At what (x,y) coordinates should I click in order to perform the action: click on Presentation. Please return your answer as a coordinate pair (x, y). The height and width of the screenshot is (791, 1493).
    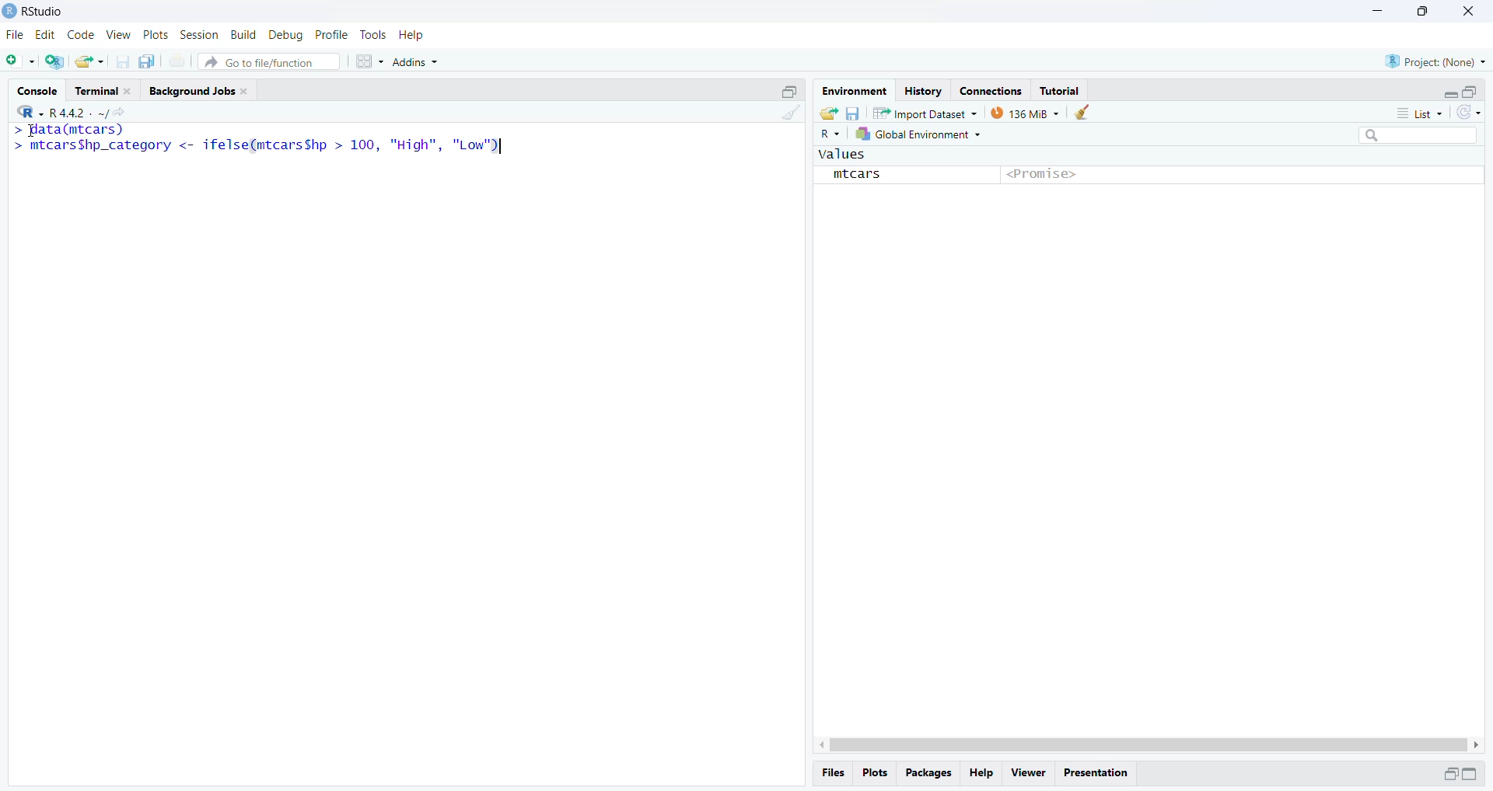
    Looking at the image, I should click on (1100, 772).